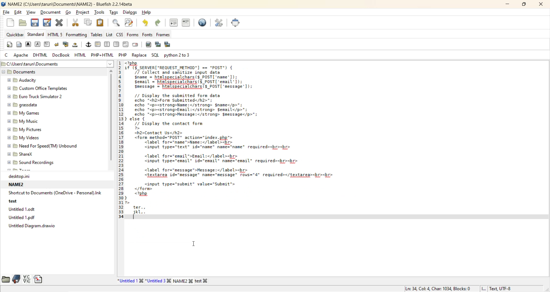 The height and width of the screenshot is (292, 550). Describe the element at coordinates (13, 201) in the screenshot. I see `test` at that location.